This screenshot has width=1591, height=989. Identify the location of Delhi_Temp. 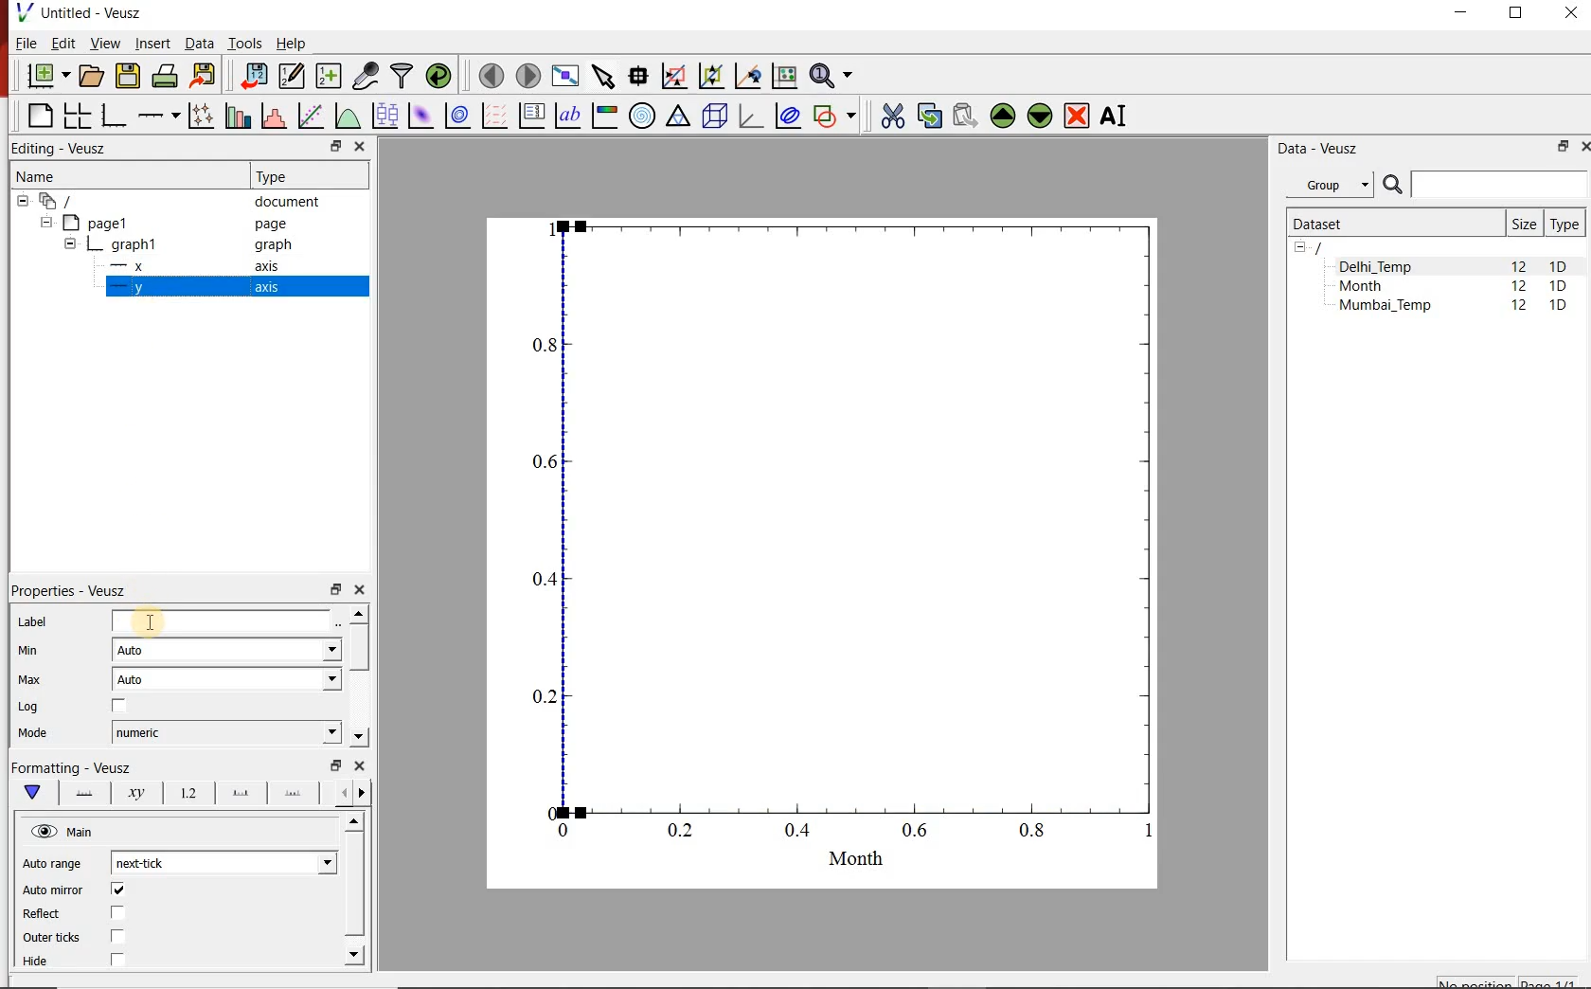
(1379, 266).